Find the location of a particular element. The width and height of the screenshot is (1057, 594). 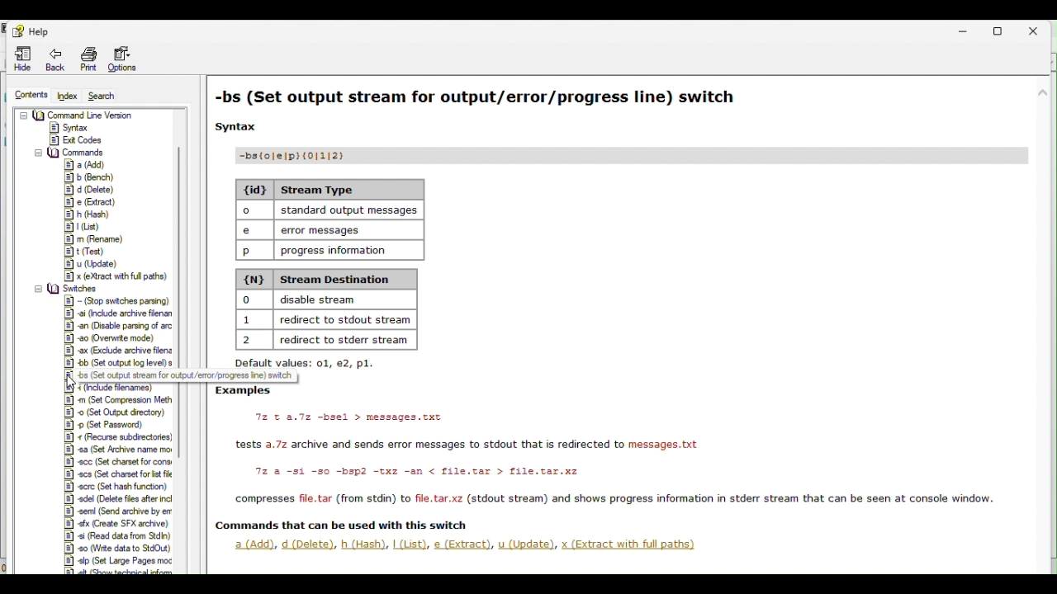

e (Extract), is located at coordinates (463, 544).